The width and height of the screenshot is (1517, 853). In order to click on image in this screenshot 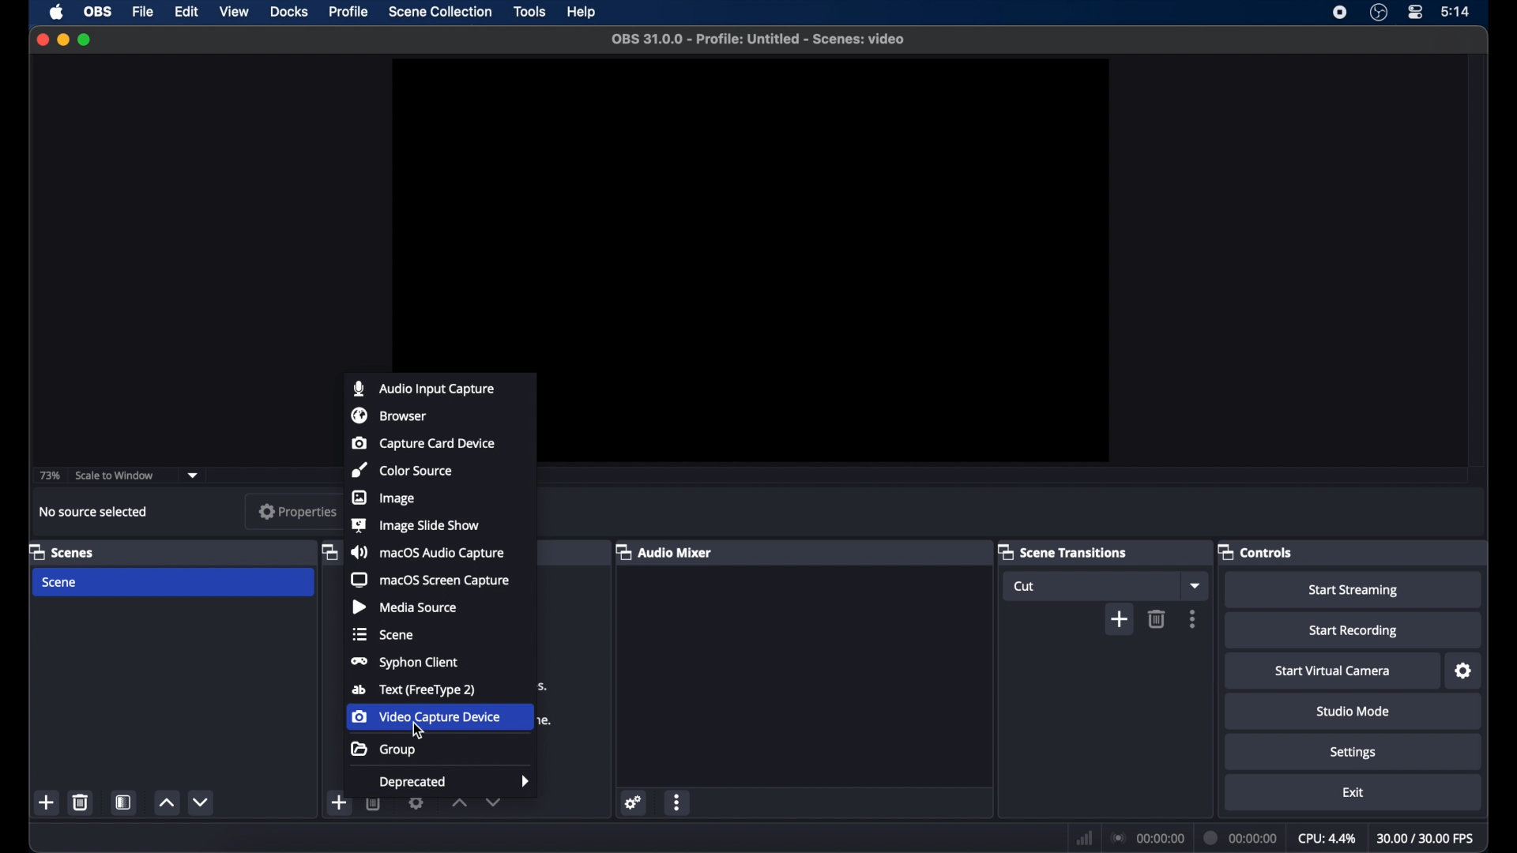, I will do `click(382, 498)`.